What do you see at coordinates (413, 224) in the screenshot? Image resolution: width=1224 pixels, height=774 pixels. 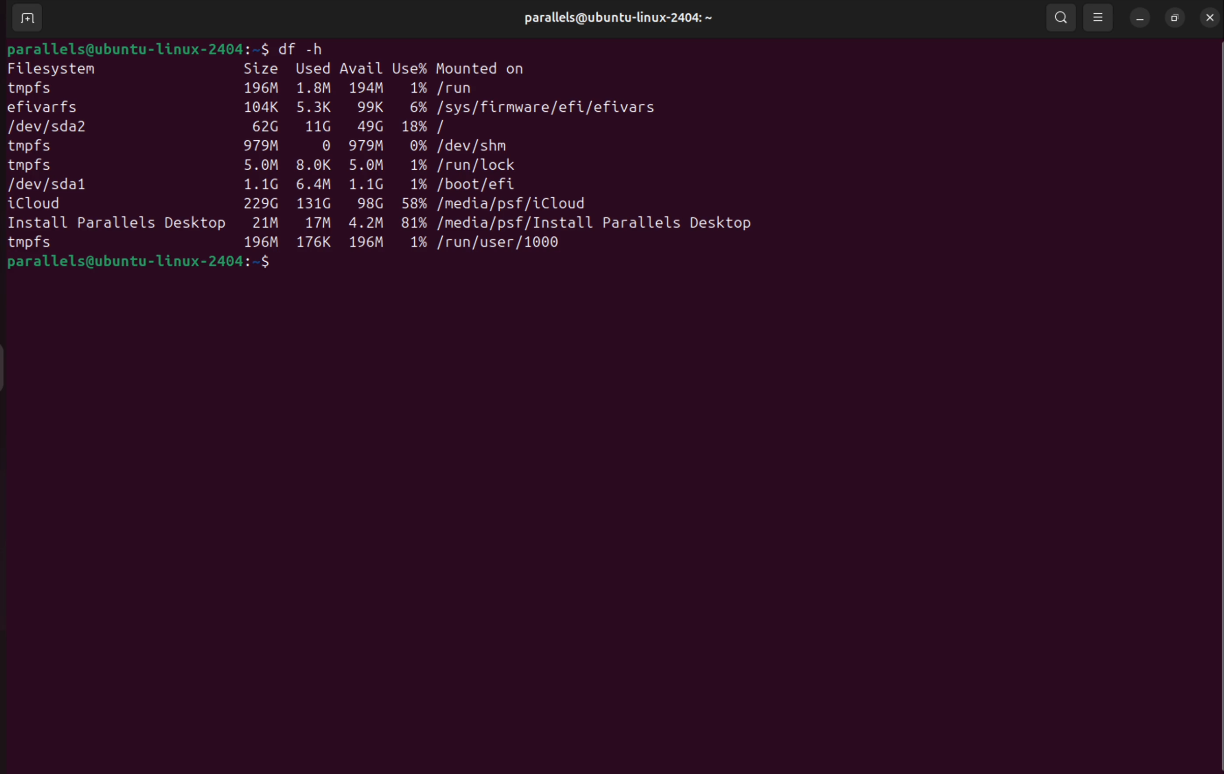 I see `81%` at bounding box center [413, 224].